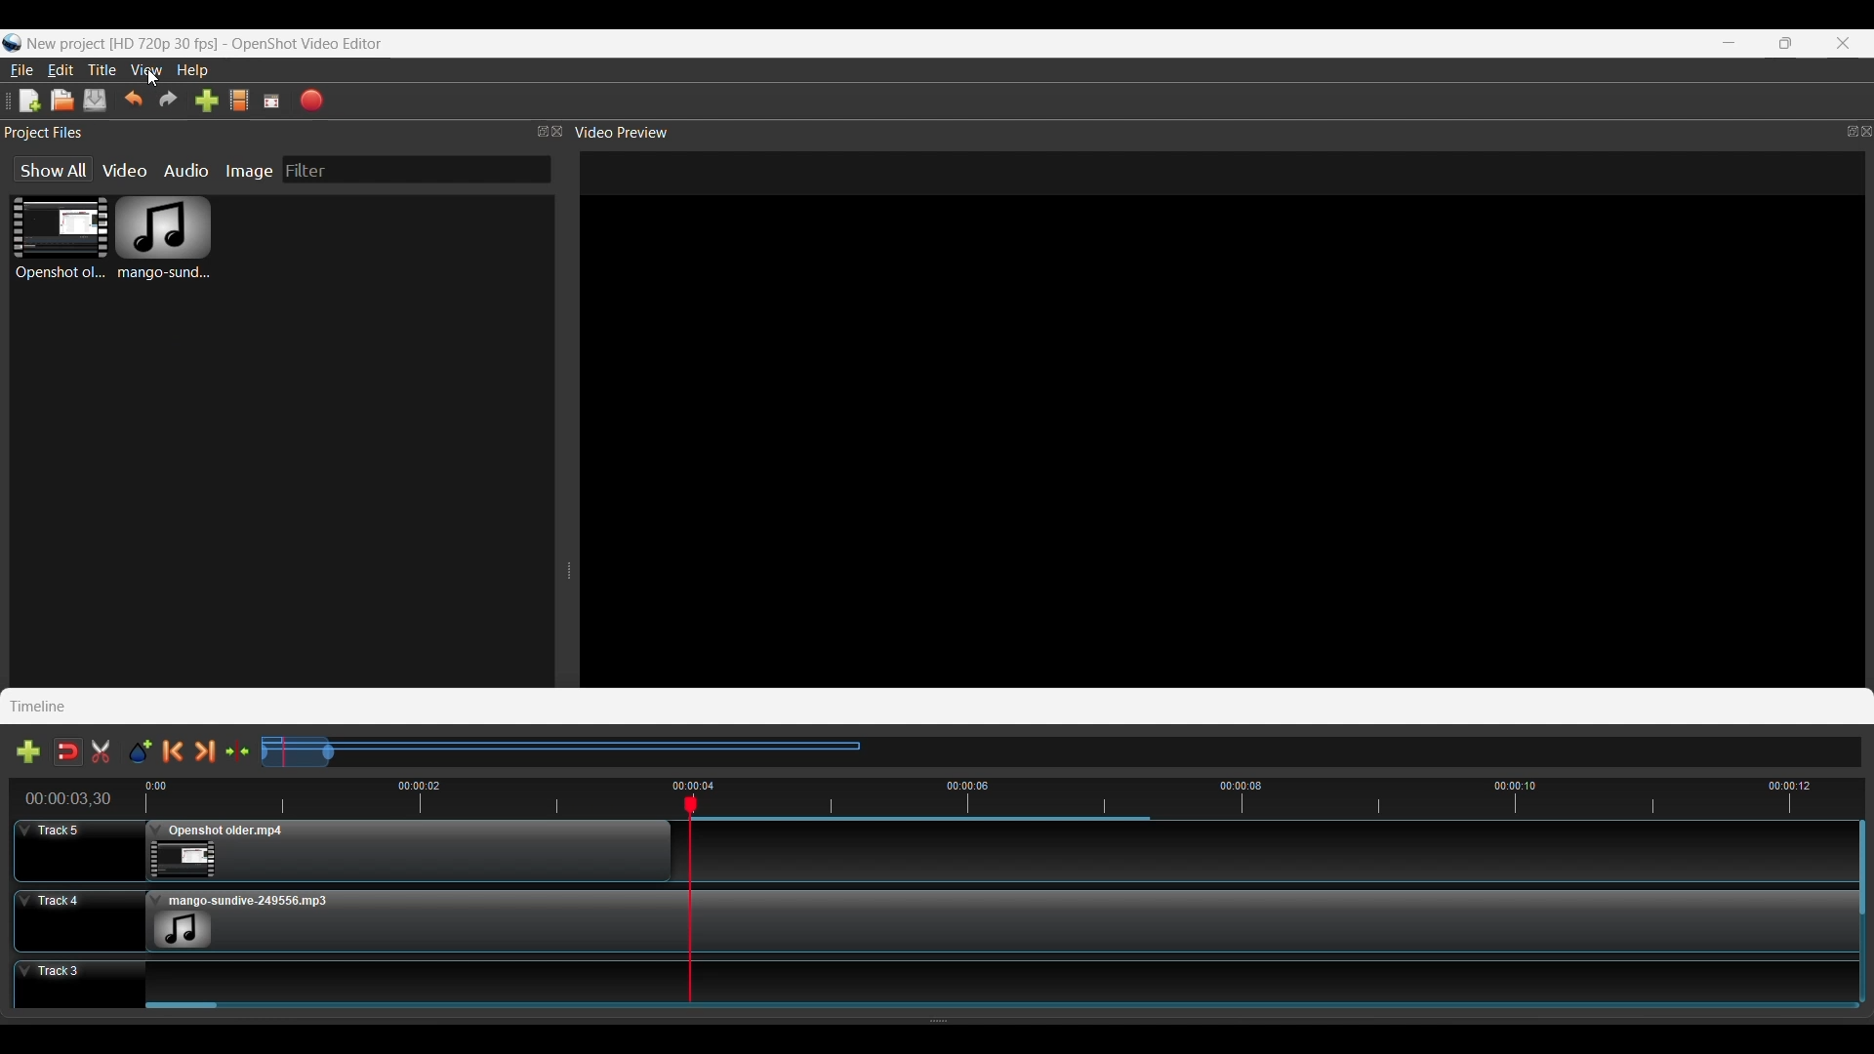 This screenshot has width=1874, height=1054. I want to click on View, so click(146, 70).